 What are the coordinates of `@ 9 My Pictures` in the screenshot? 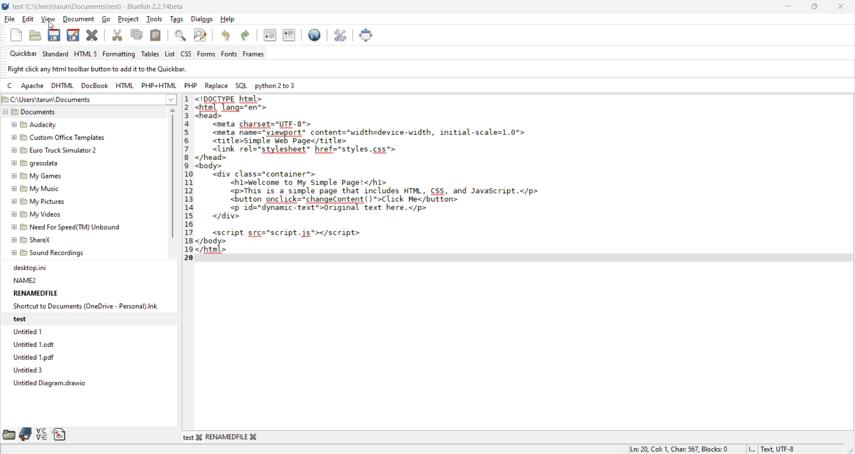 It's located at (36, 202).